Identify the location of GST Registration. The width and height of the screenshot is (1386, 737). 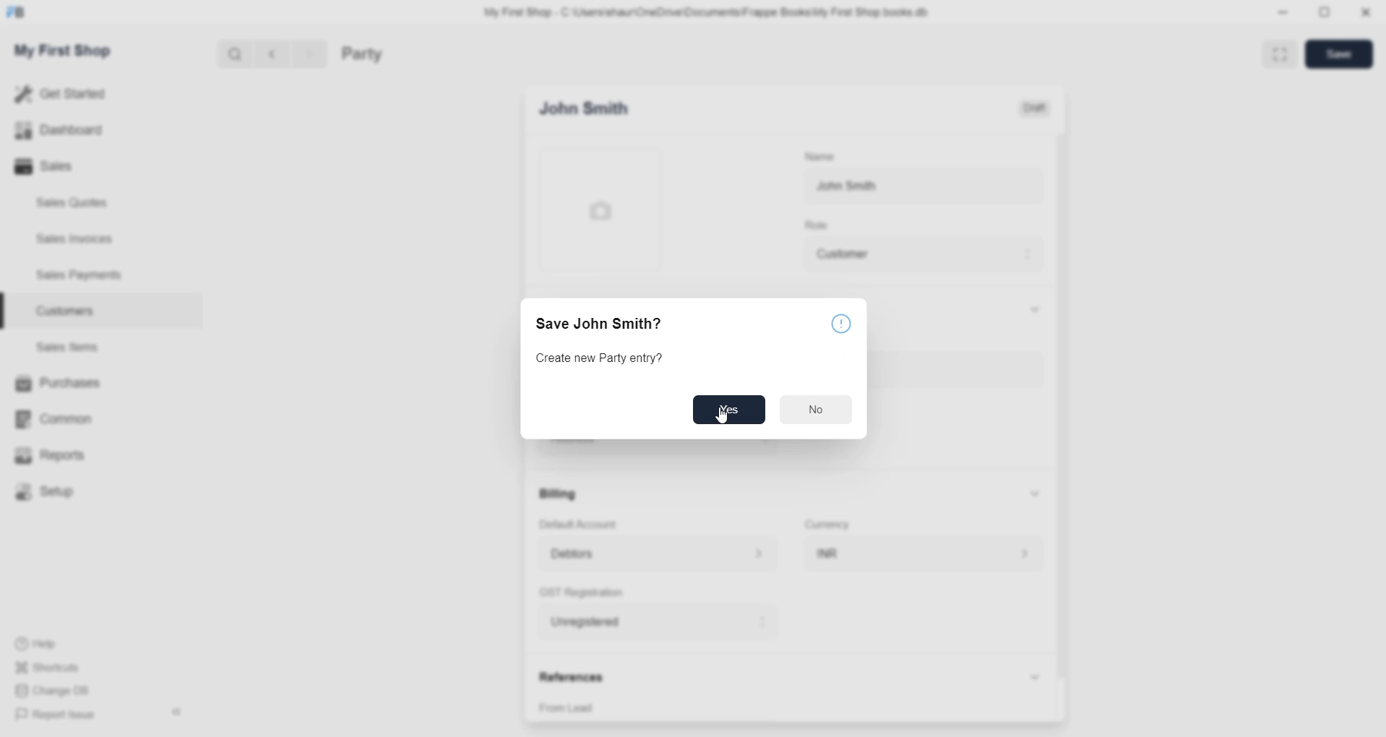
(583, 592).